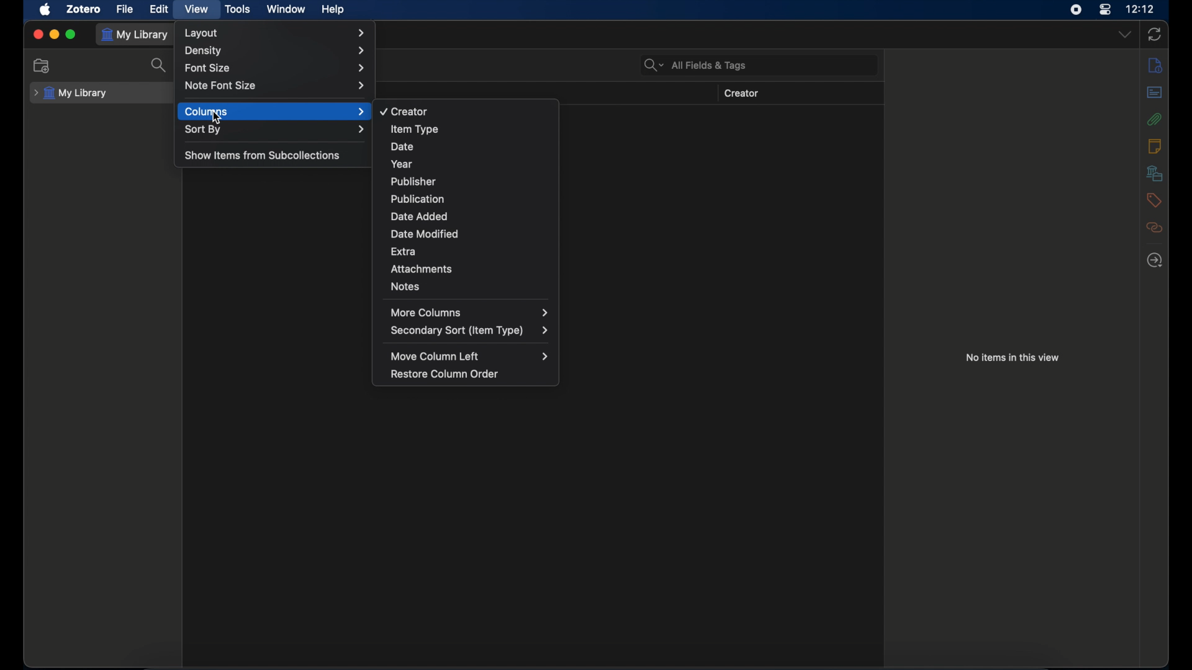 The height and width of the screenshot is (670, 1192). Describe the element at coordinates (275, 51) in the screenshot. I see `density` at that location.